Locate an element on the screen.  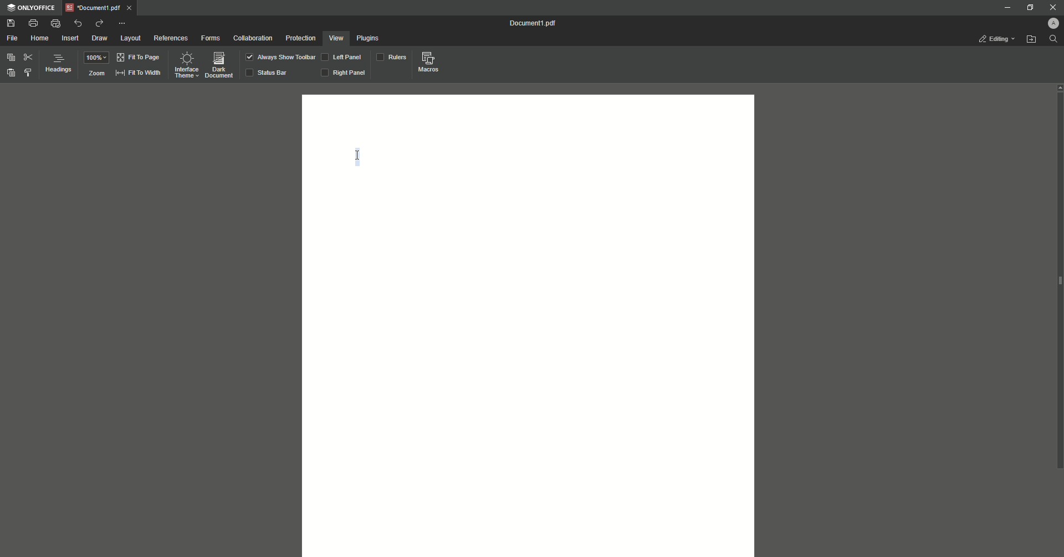
slider is located at coordinates (1056, 278).